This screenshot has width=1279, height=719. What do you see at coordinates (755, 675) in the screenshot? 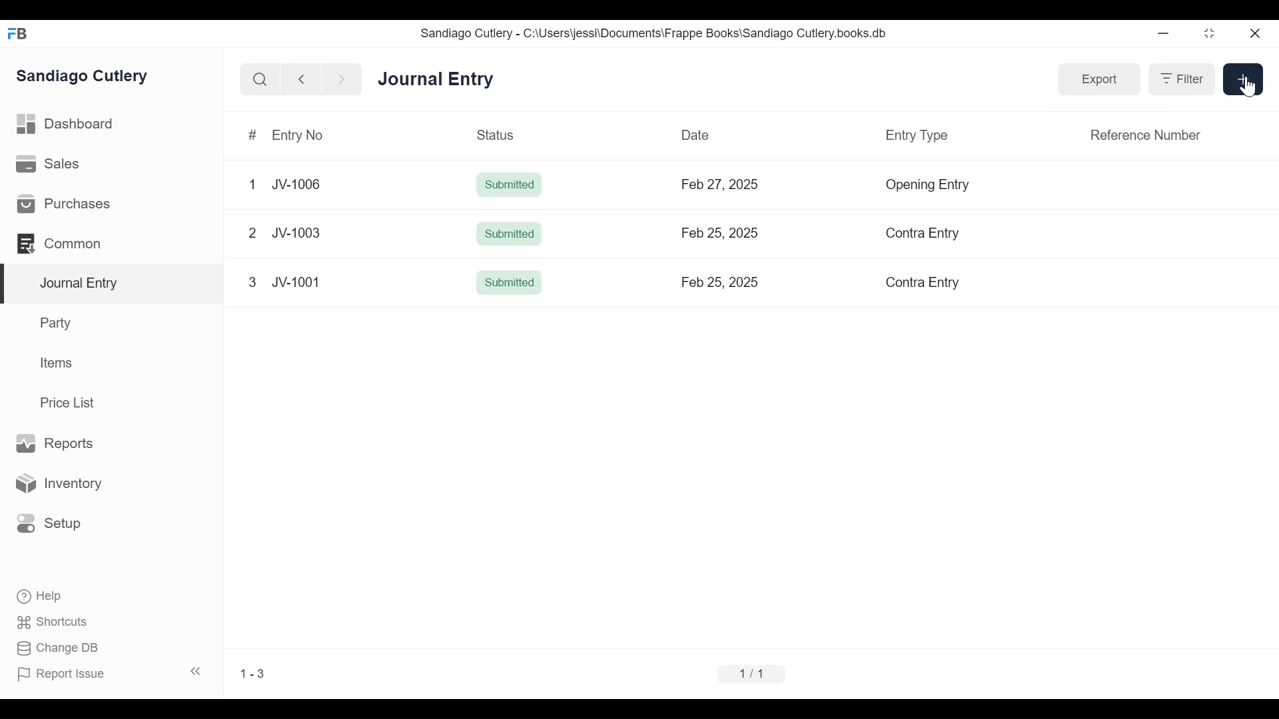
I see `1/1` at bounding box center [755, 675].